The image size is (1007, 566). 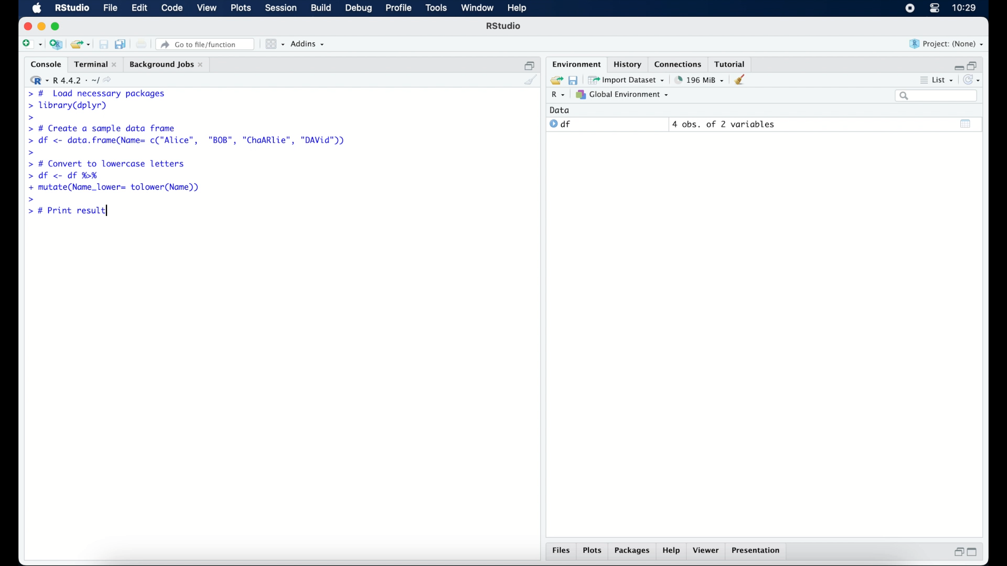 What do you see at coordinates (973, 81) in the screenshot?
I see `refresh` at bounding box center [973, 81].